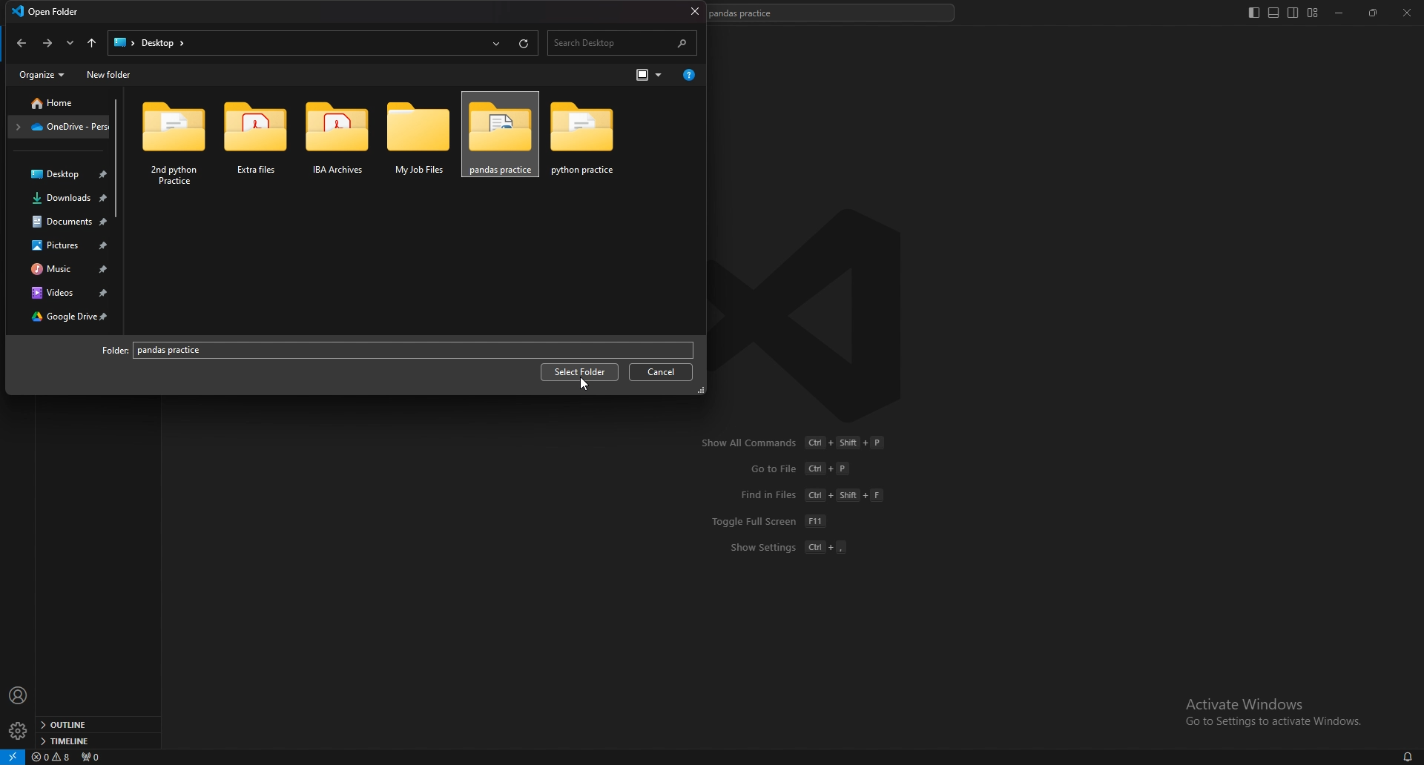  What do you see at coordinates (660, 371) in the screenshot?
I see `cancel` at bounding box center [660, 371].